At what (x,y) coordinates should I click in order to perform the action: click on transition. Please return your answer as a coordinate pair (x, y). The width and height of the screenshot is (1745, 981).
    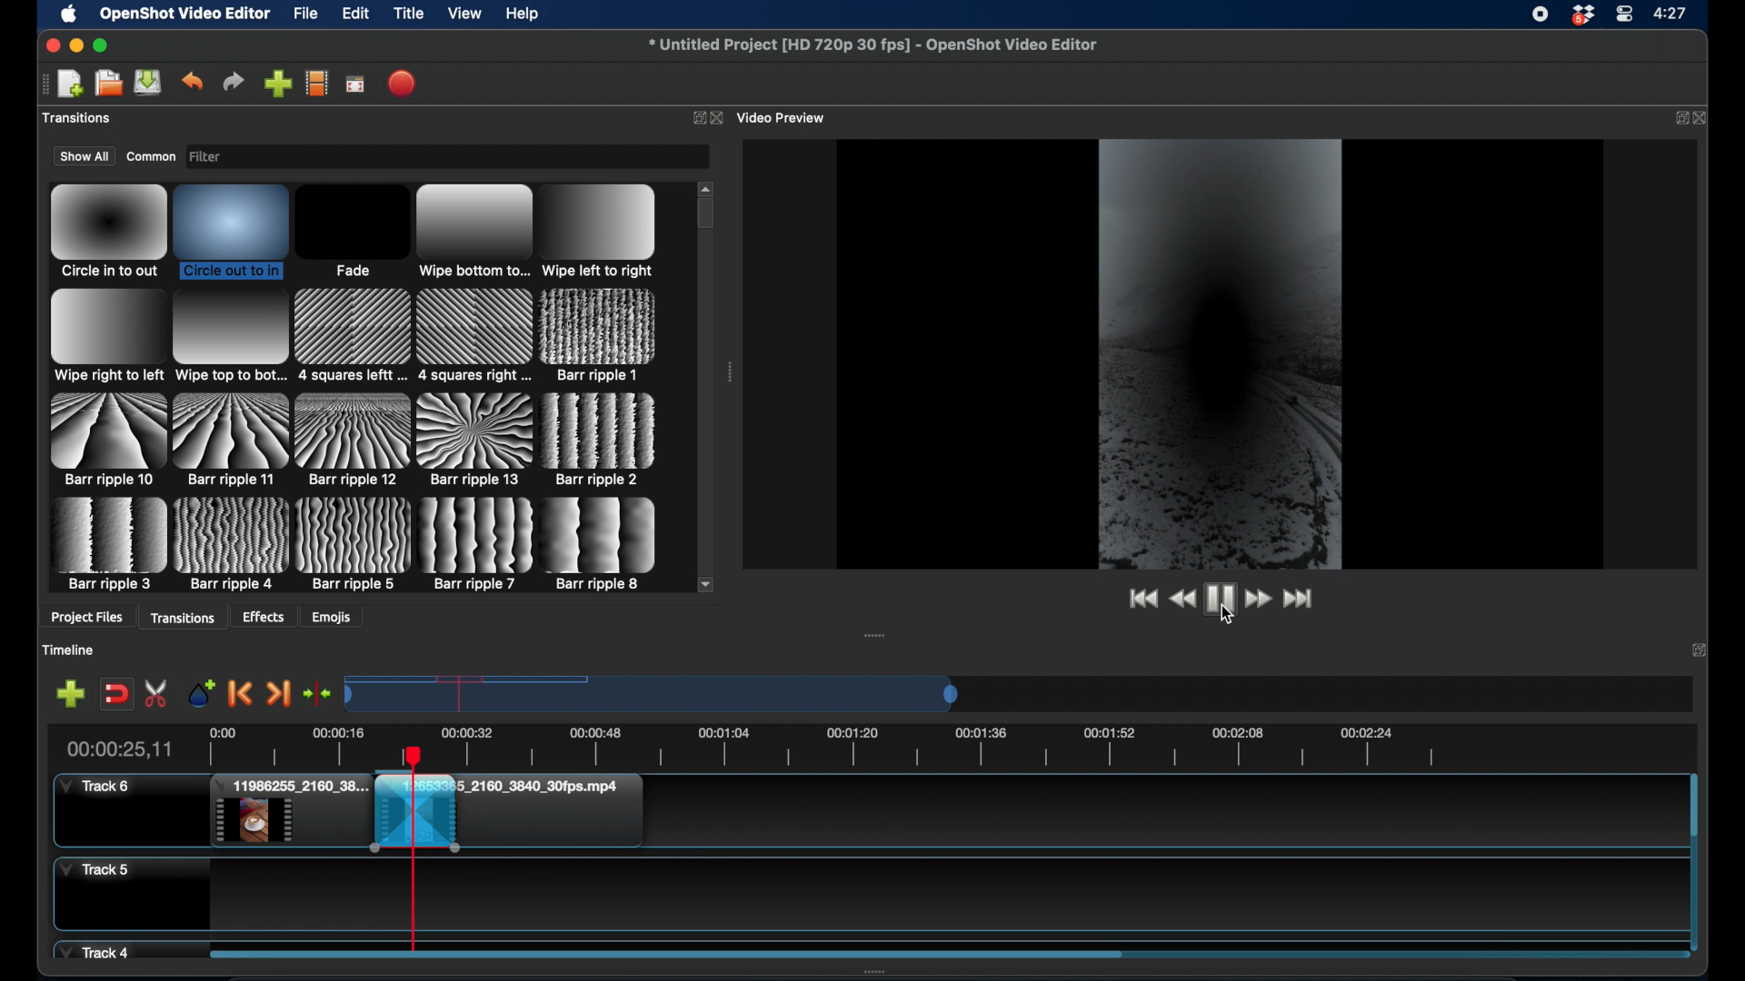
    Looking at the image, I should click on (108, 232).